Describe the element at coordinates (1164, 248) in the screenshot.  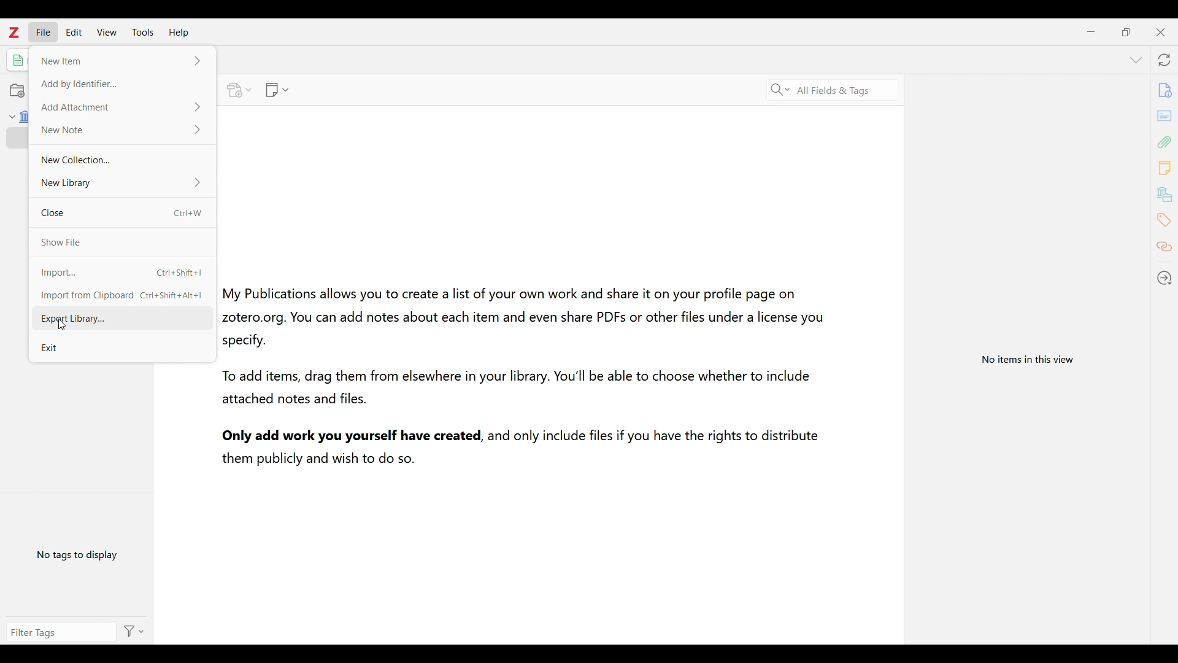
I see `Related` at that location.